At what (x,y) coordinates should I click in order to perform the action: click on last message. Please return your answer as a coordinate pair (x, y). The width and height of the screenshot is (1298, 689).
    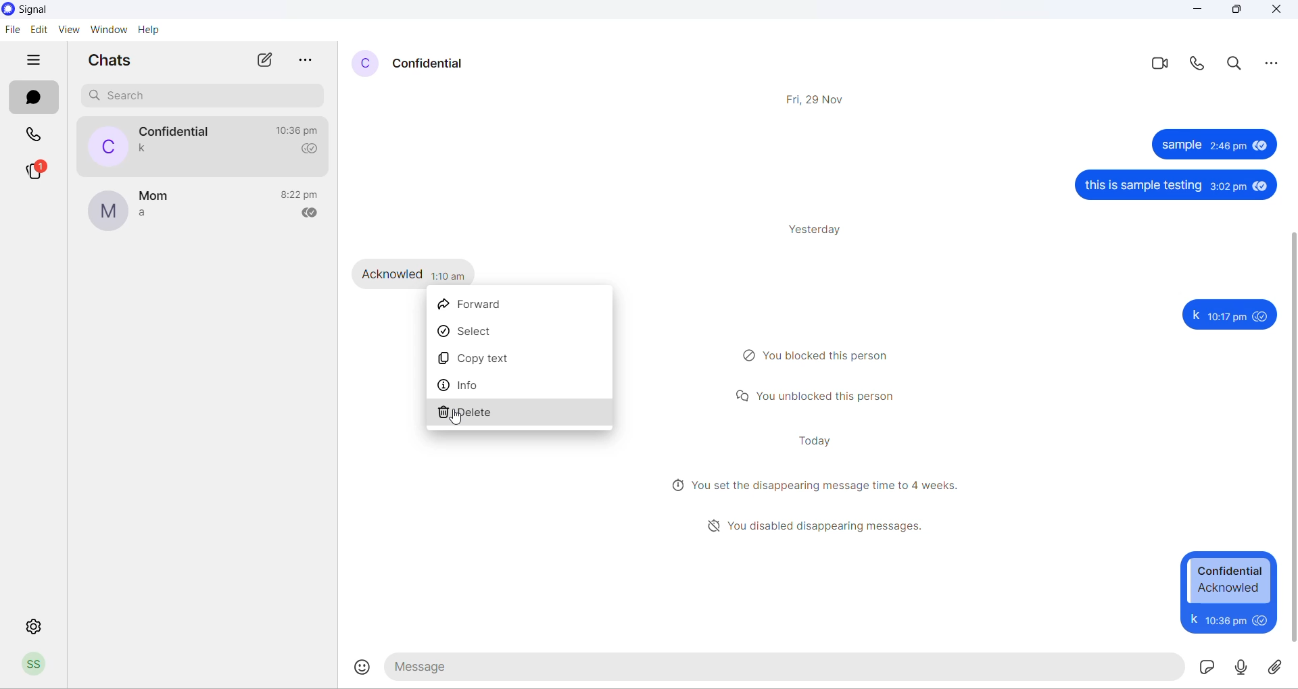
    Looking at the image, I should click on (147, 149).